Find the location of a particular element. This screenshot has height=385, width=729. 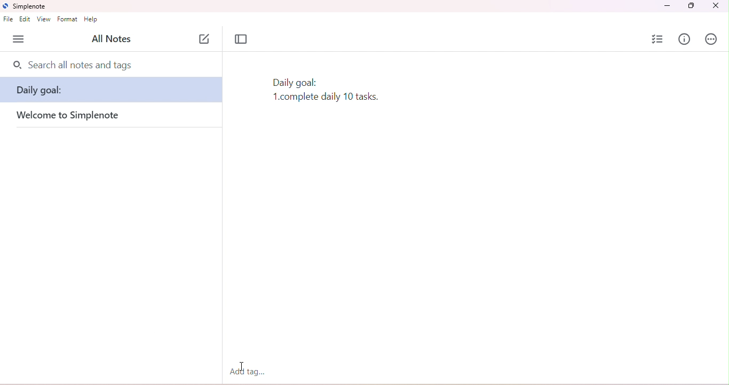

view is located at coordinates (44, 19).